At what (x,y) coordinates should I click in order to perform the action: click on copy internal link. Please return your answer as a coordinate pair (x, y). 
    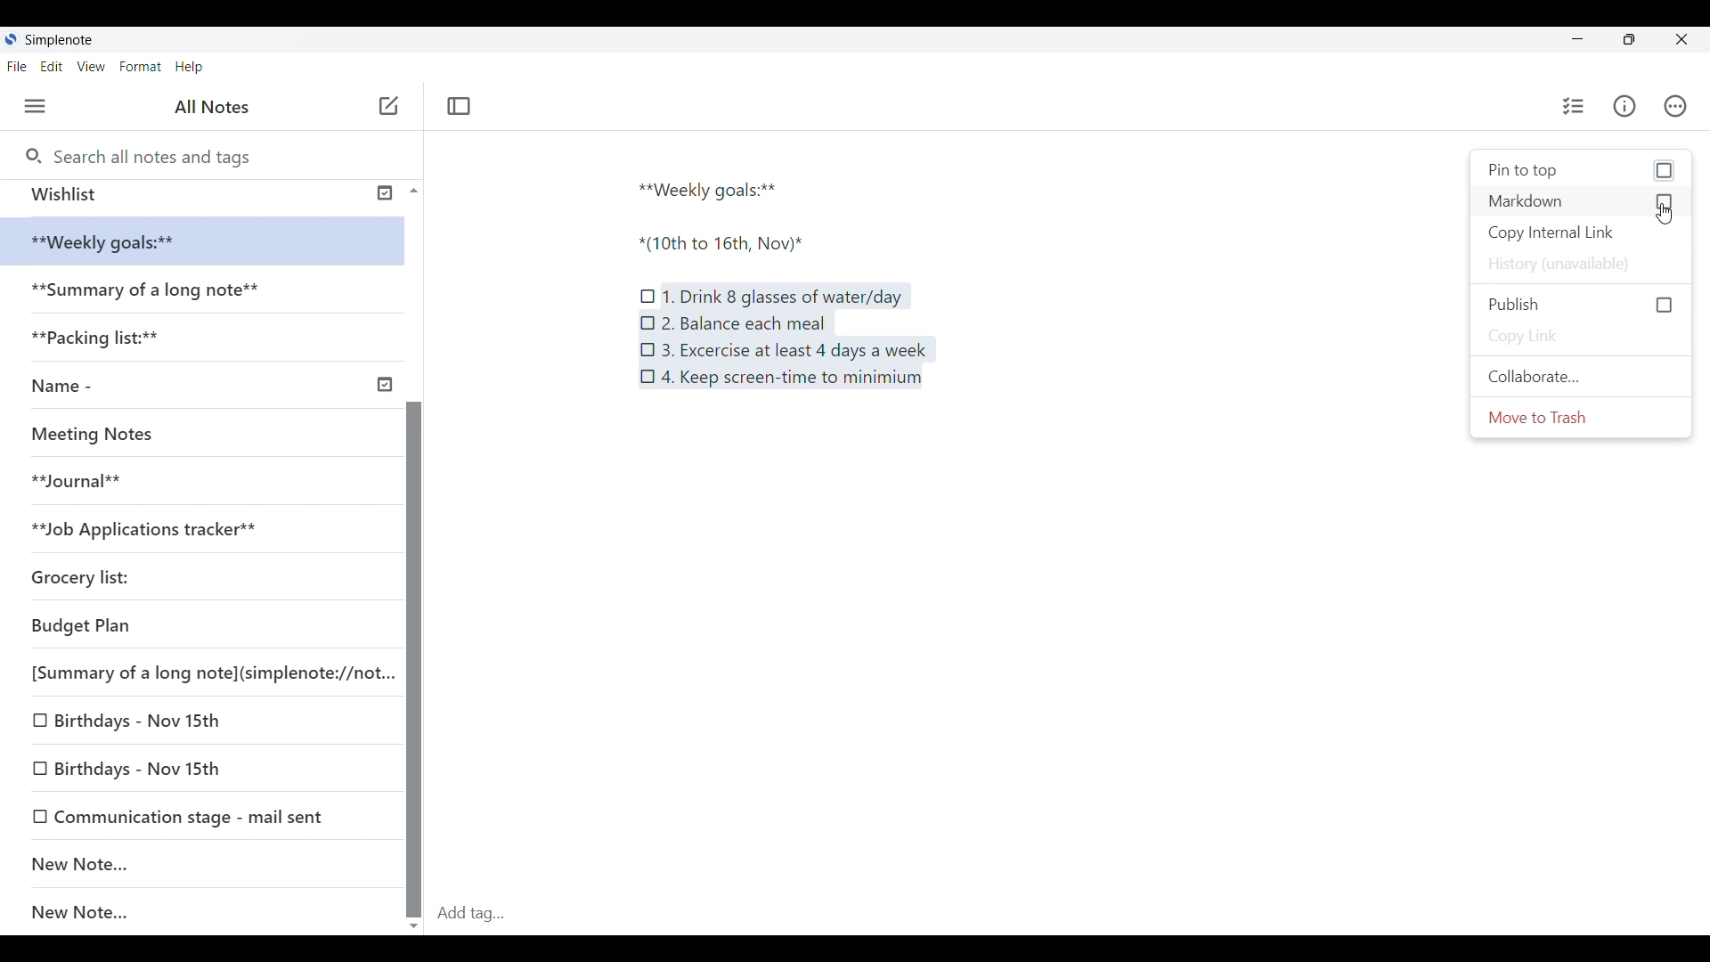
    Looking at the image, I should click on (1575, 233).